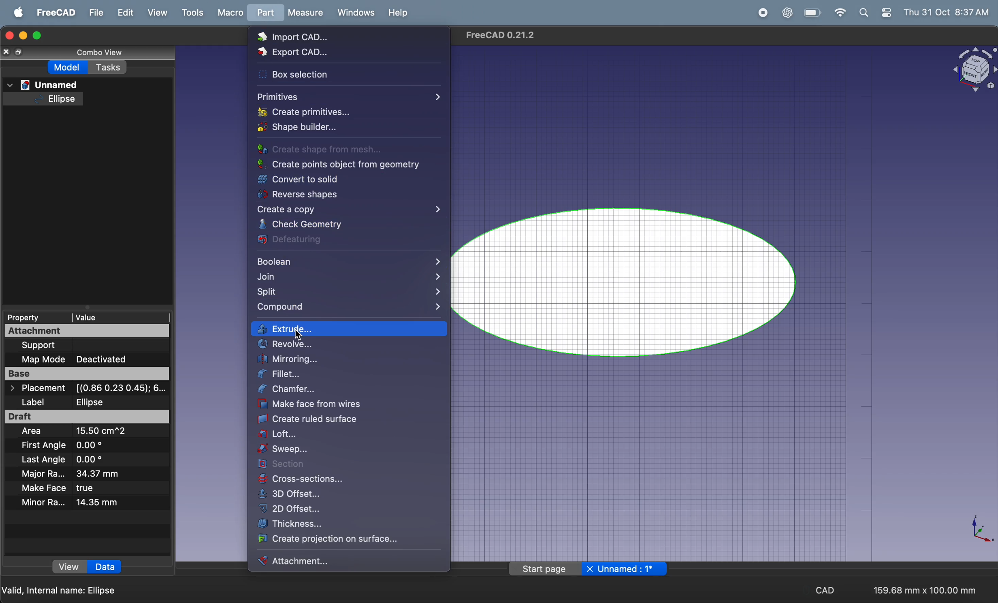  What do you see at coordinates (343, 329) in the screenshot?
I see `extrude` at bounding box center [343, 329].